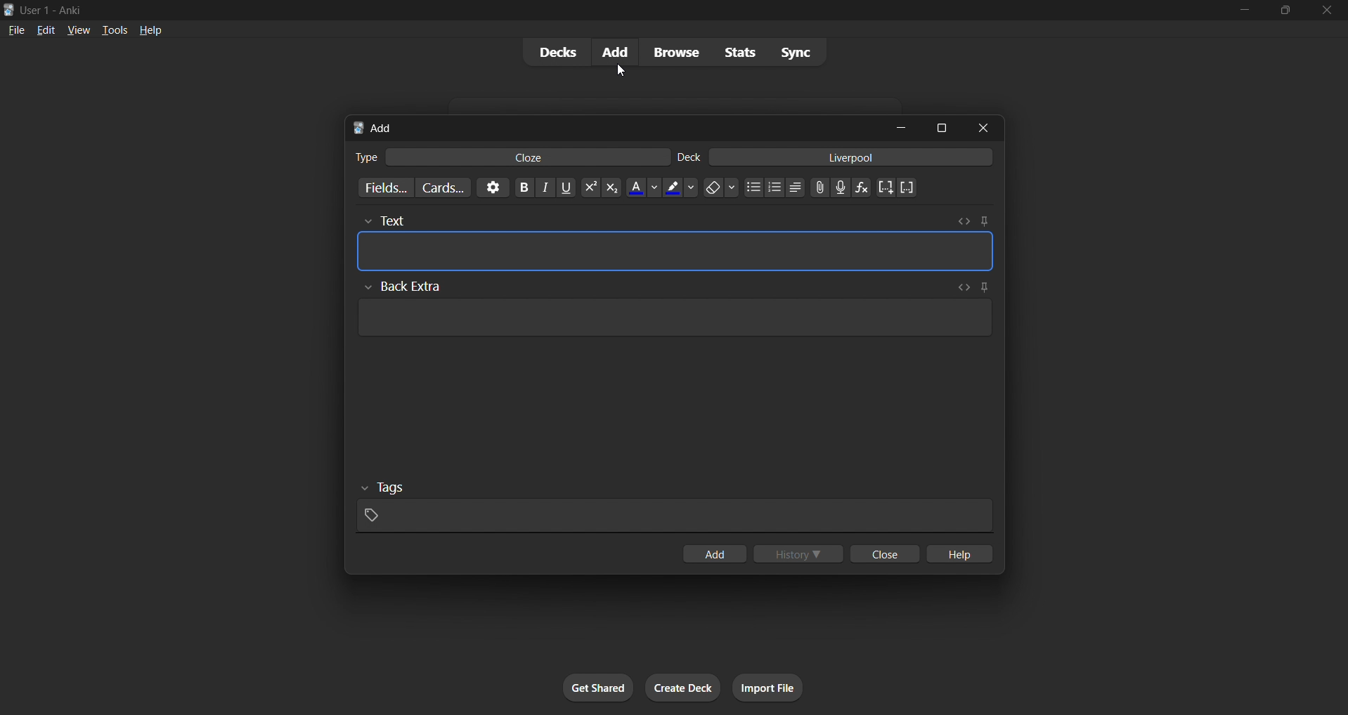  I want to click on cloze deletion, so click(886, 187).